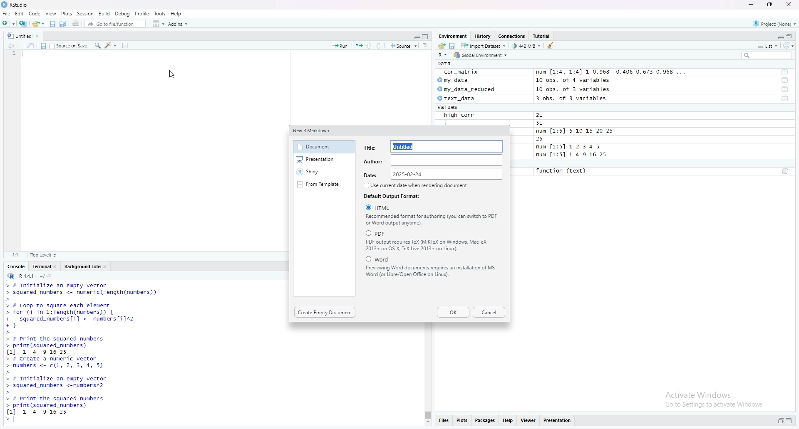 The width and height of the screenshot is (799, 429). Describe the element at coordinates (471, 89) in the screenshot. I see `my_data_reduced` at that location.